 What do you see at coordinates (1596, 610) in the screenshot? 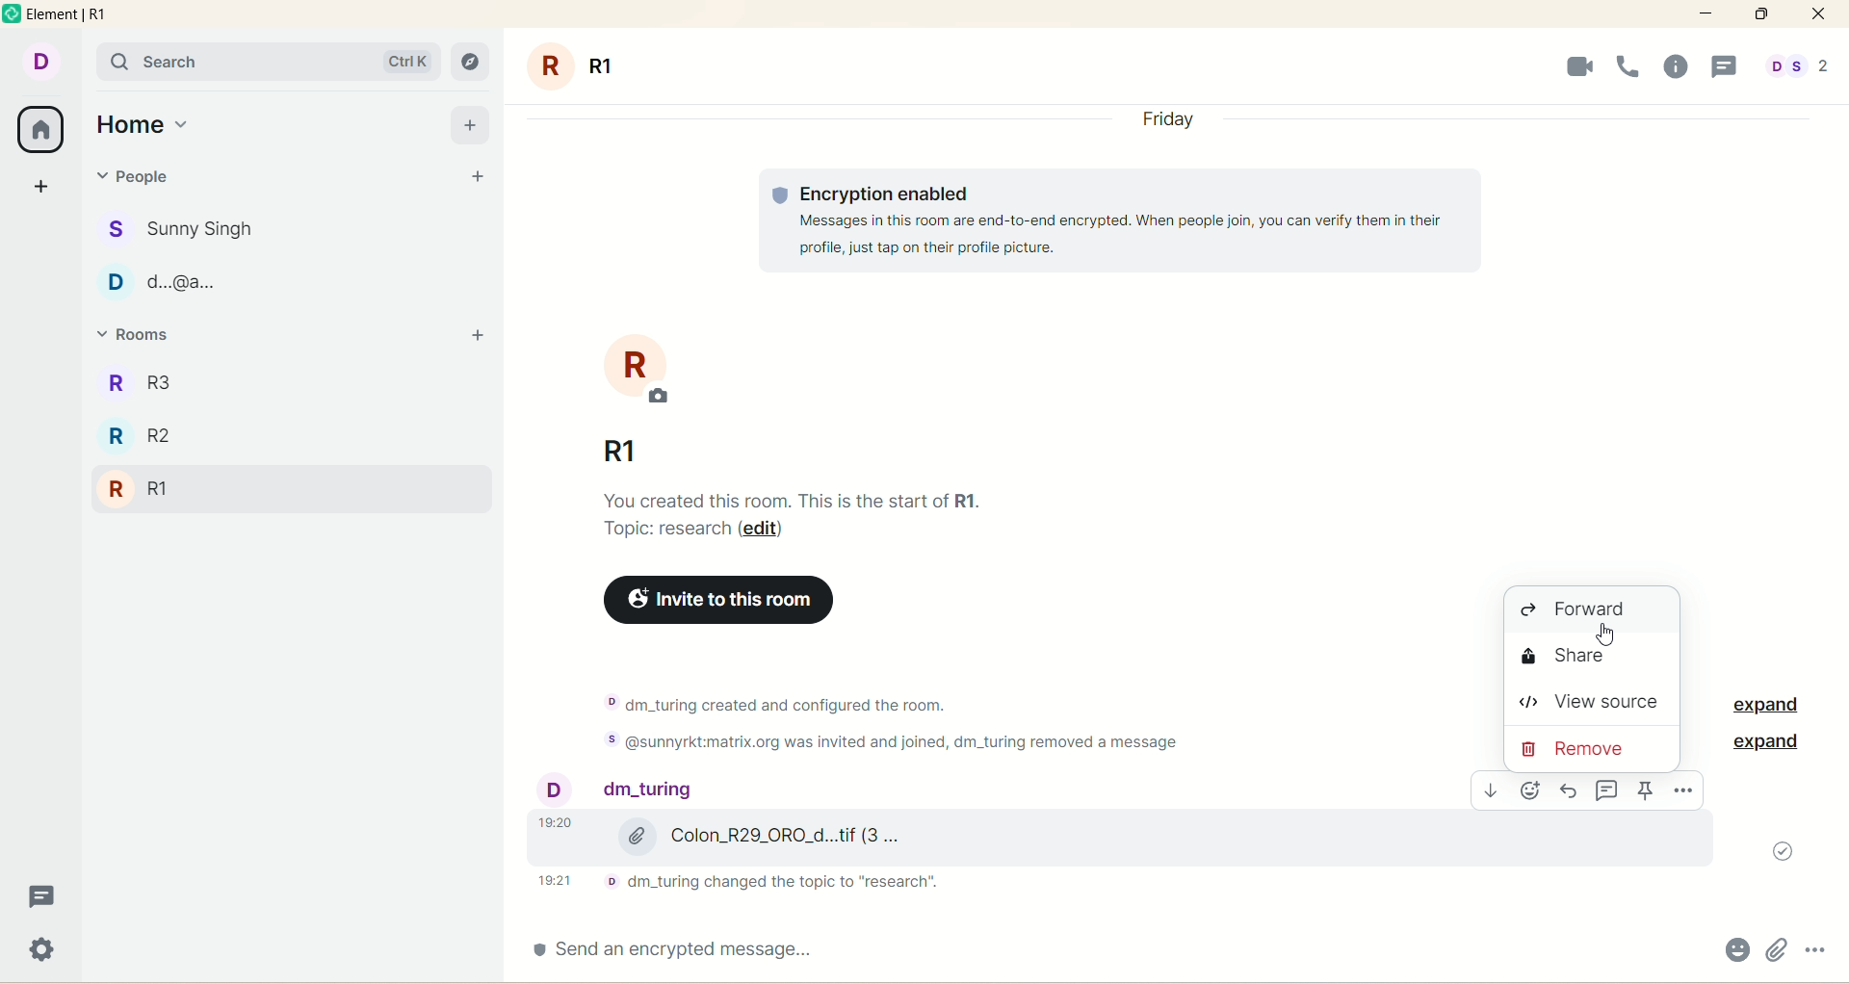
I see `forward` at bounding box center [1596, 610].